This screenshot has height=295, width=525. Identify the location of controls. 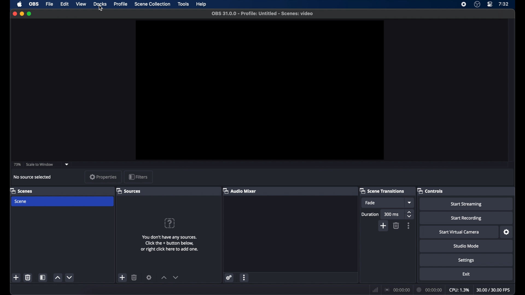
(430, 191).